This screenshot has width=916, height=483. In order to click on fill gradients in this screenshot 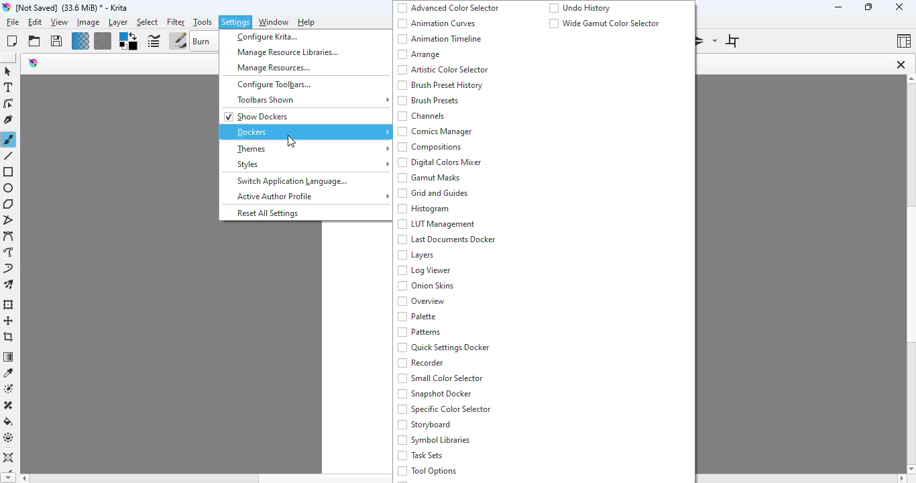, I will do `click(80, 41)`.